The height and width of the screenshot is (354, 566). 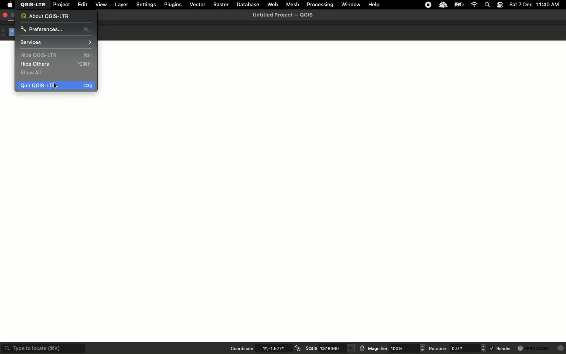 I want to click on Show all, so click(x=33, y=73).